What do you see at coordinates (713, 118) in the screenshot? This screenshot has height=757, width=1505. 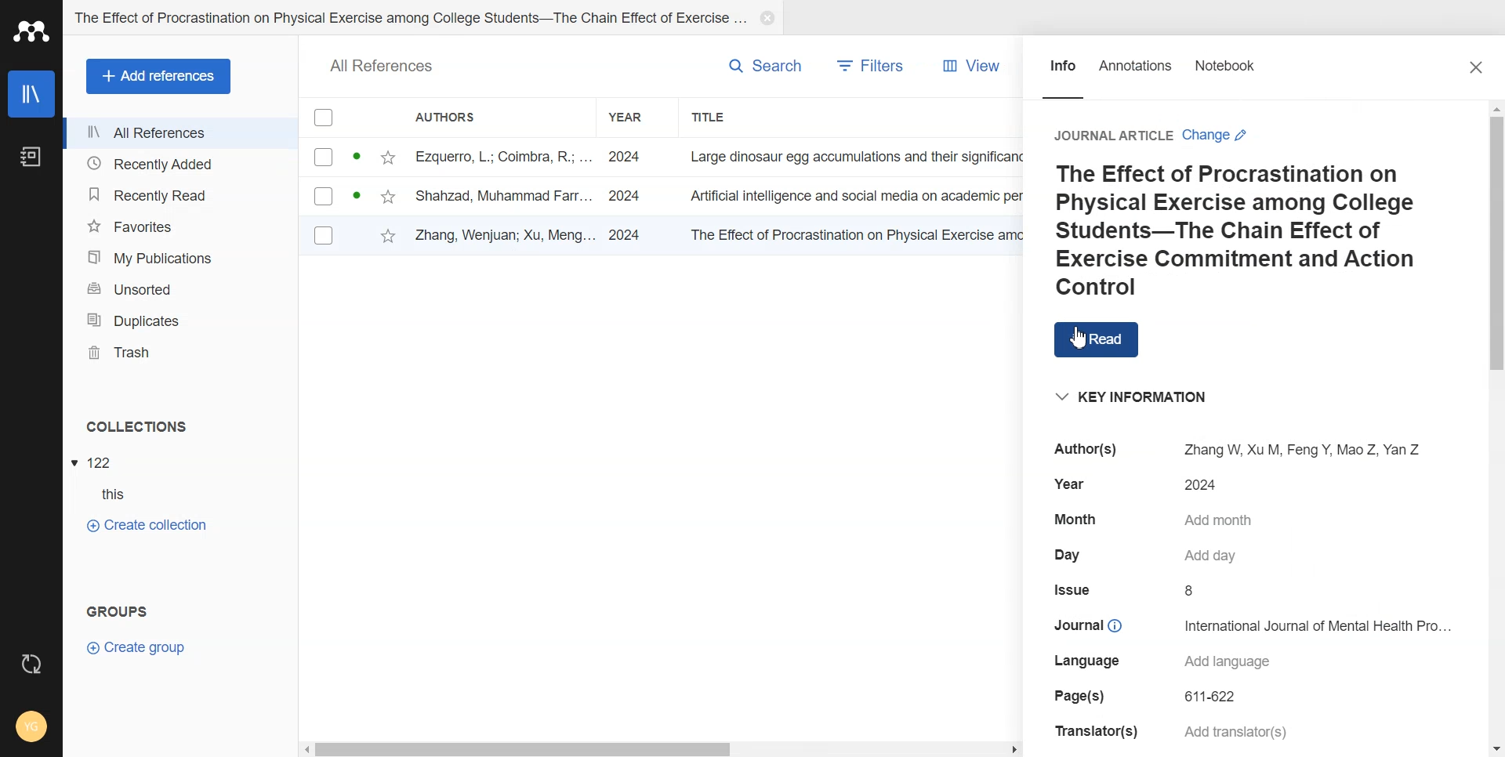 I see `Title` at bounding box center [713, 118].